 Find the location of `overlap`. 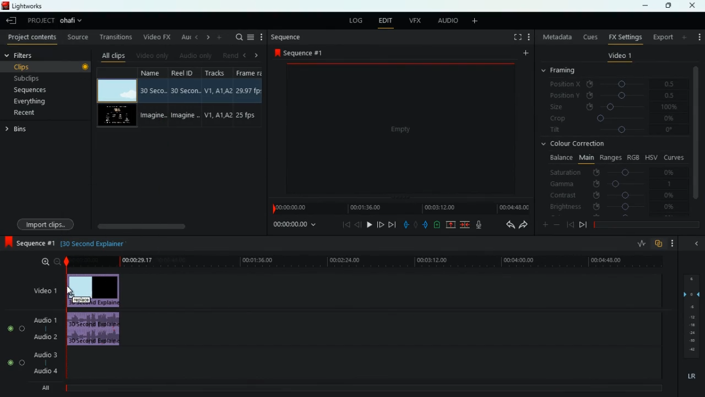

overlap is located at coordinates (659, 244).